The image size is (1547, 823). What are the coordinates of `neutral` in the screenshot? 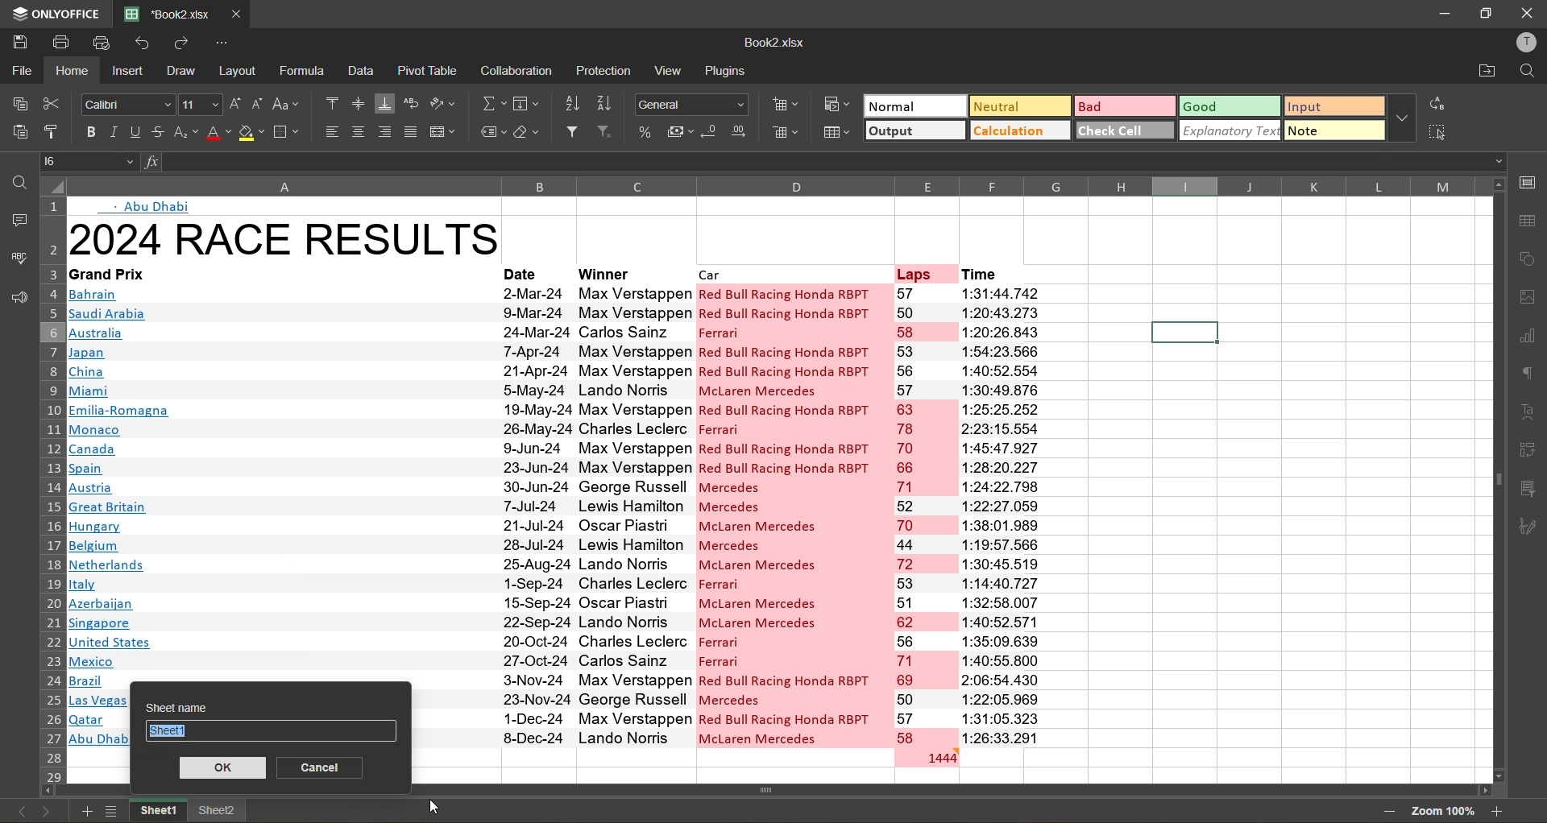 It's located at (1018, 108).